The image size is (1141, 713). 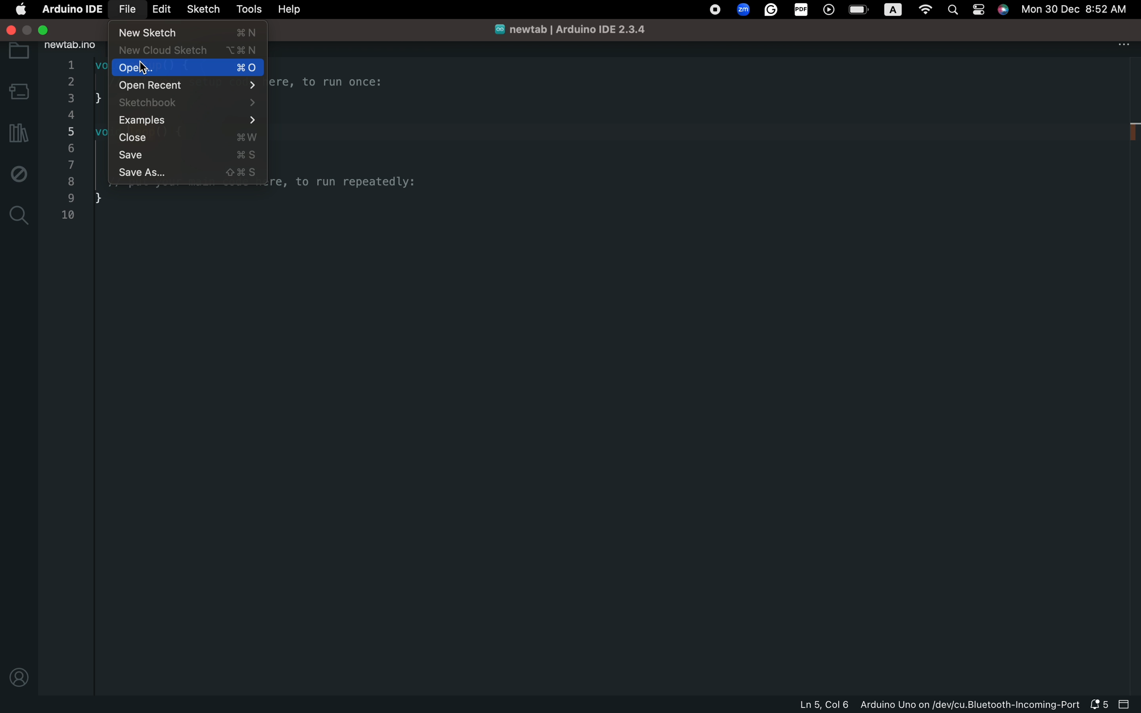 I want to click on arduino, so click(x=71, y=10).